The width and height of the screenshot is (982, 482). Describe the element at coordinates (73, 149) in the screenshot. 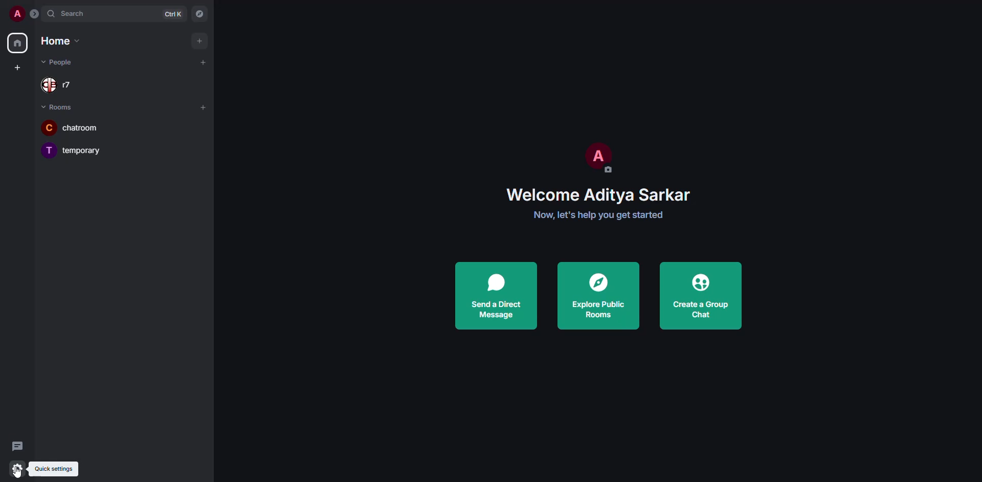

I see `temporary` at that location.